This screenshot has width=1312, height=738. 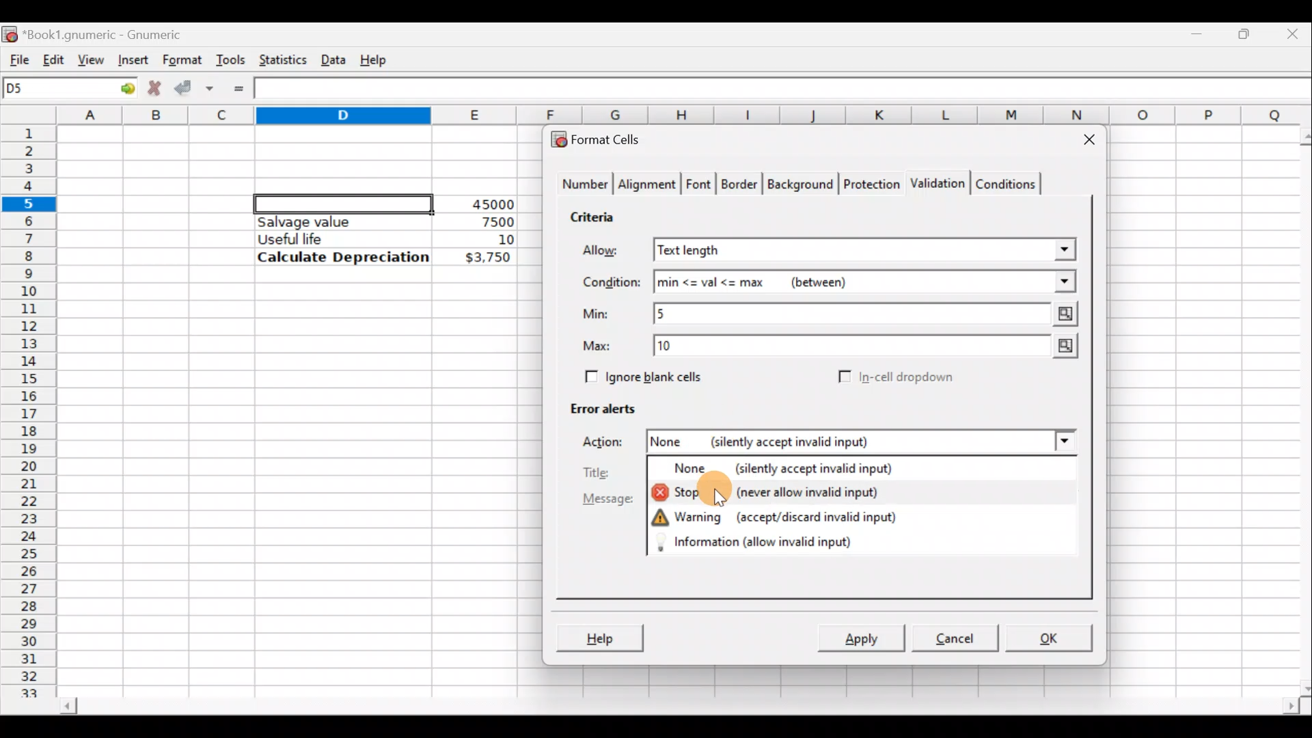 What do you see at coordinates (602, 346) in the screenshot?
I see `Max` at bounding box center [602, 346].